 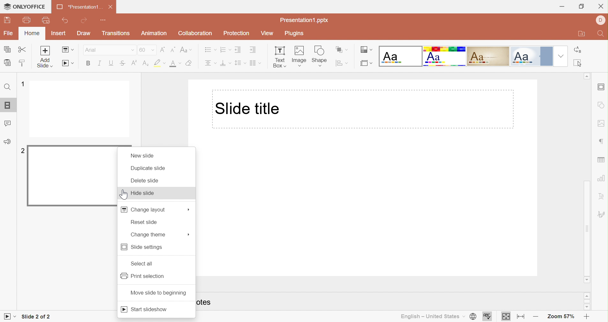 What do you see at coordinates (255, 63) in the screenshot?
I see `Insert columns` at bounding box center [255, 63].